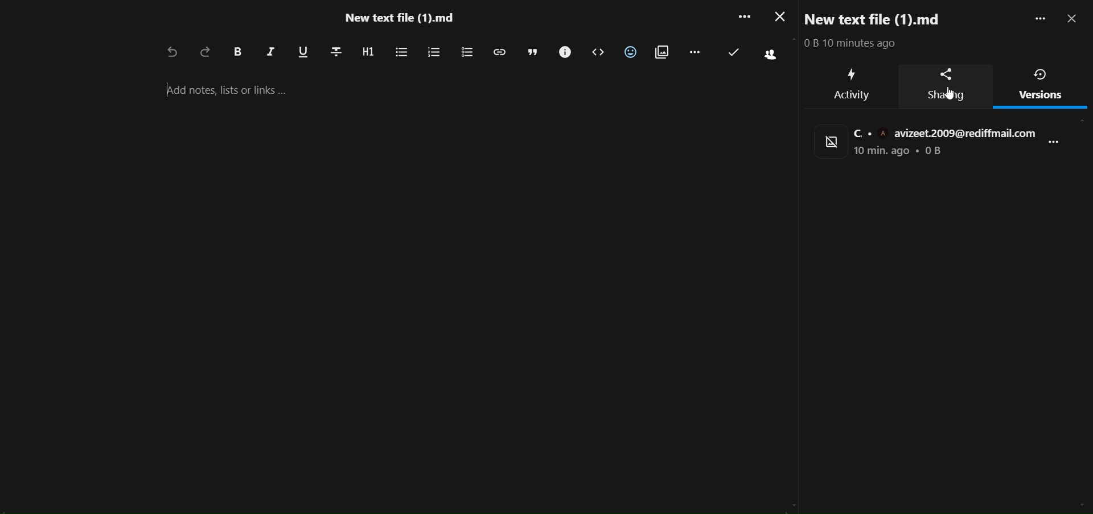 The image size is (1093, 514). What do you see at coordinates (239, 90) in the screenshot?
I see `add notes` at bounding box center [239, 90].